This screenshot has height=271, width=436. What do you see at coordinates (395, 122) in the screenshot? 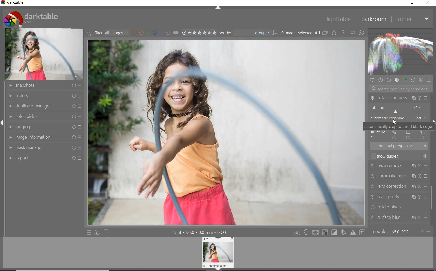
I see `CURSOR POSITION` at bounding box center [395, 122].